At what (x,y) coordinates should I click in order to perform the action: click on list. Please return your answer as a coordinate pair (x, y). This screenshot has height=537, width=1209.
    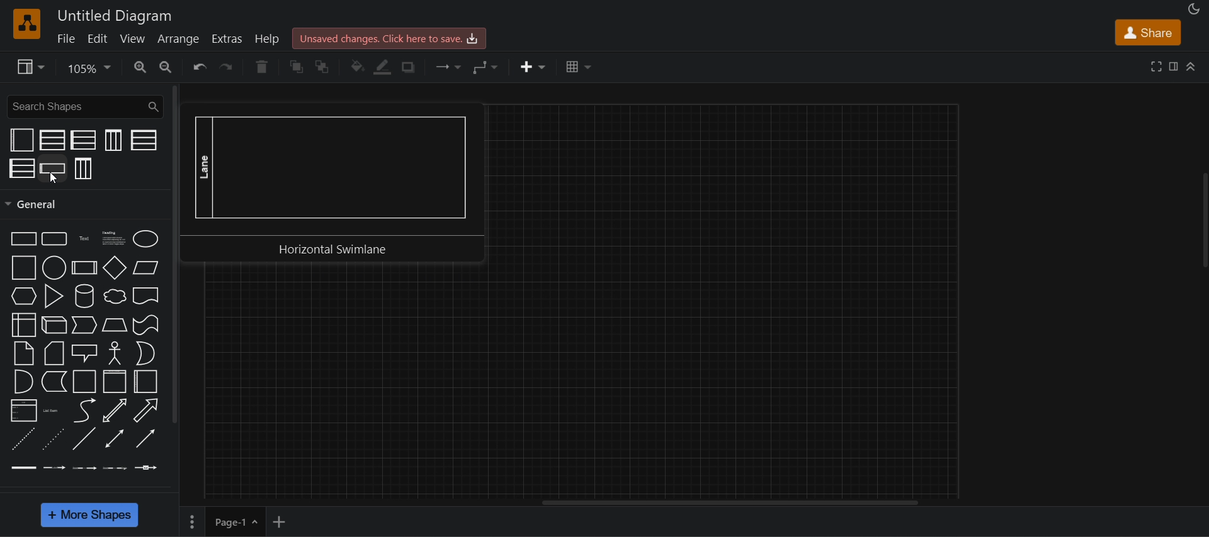
    Looking at the image, I should click on (23, 411).